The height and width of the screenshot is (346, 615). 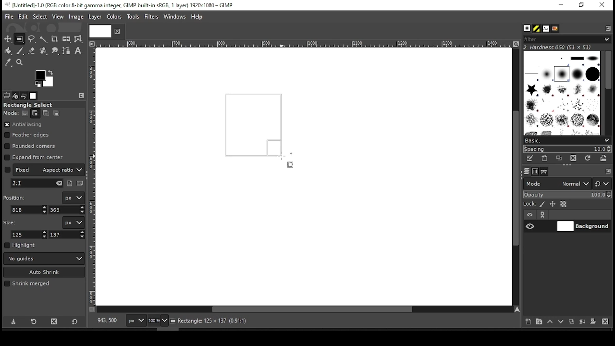 I want to click on device status, so click(x=15, y=96).